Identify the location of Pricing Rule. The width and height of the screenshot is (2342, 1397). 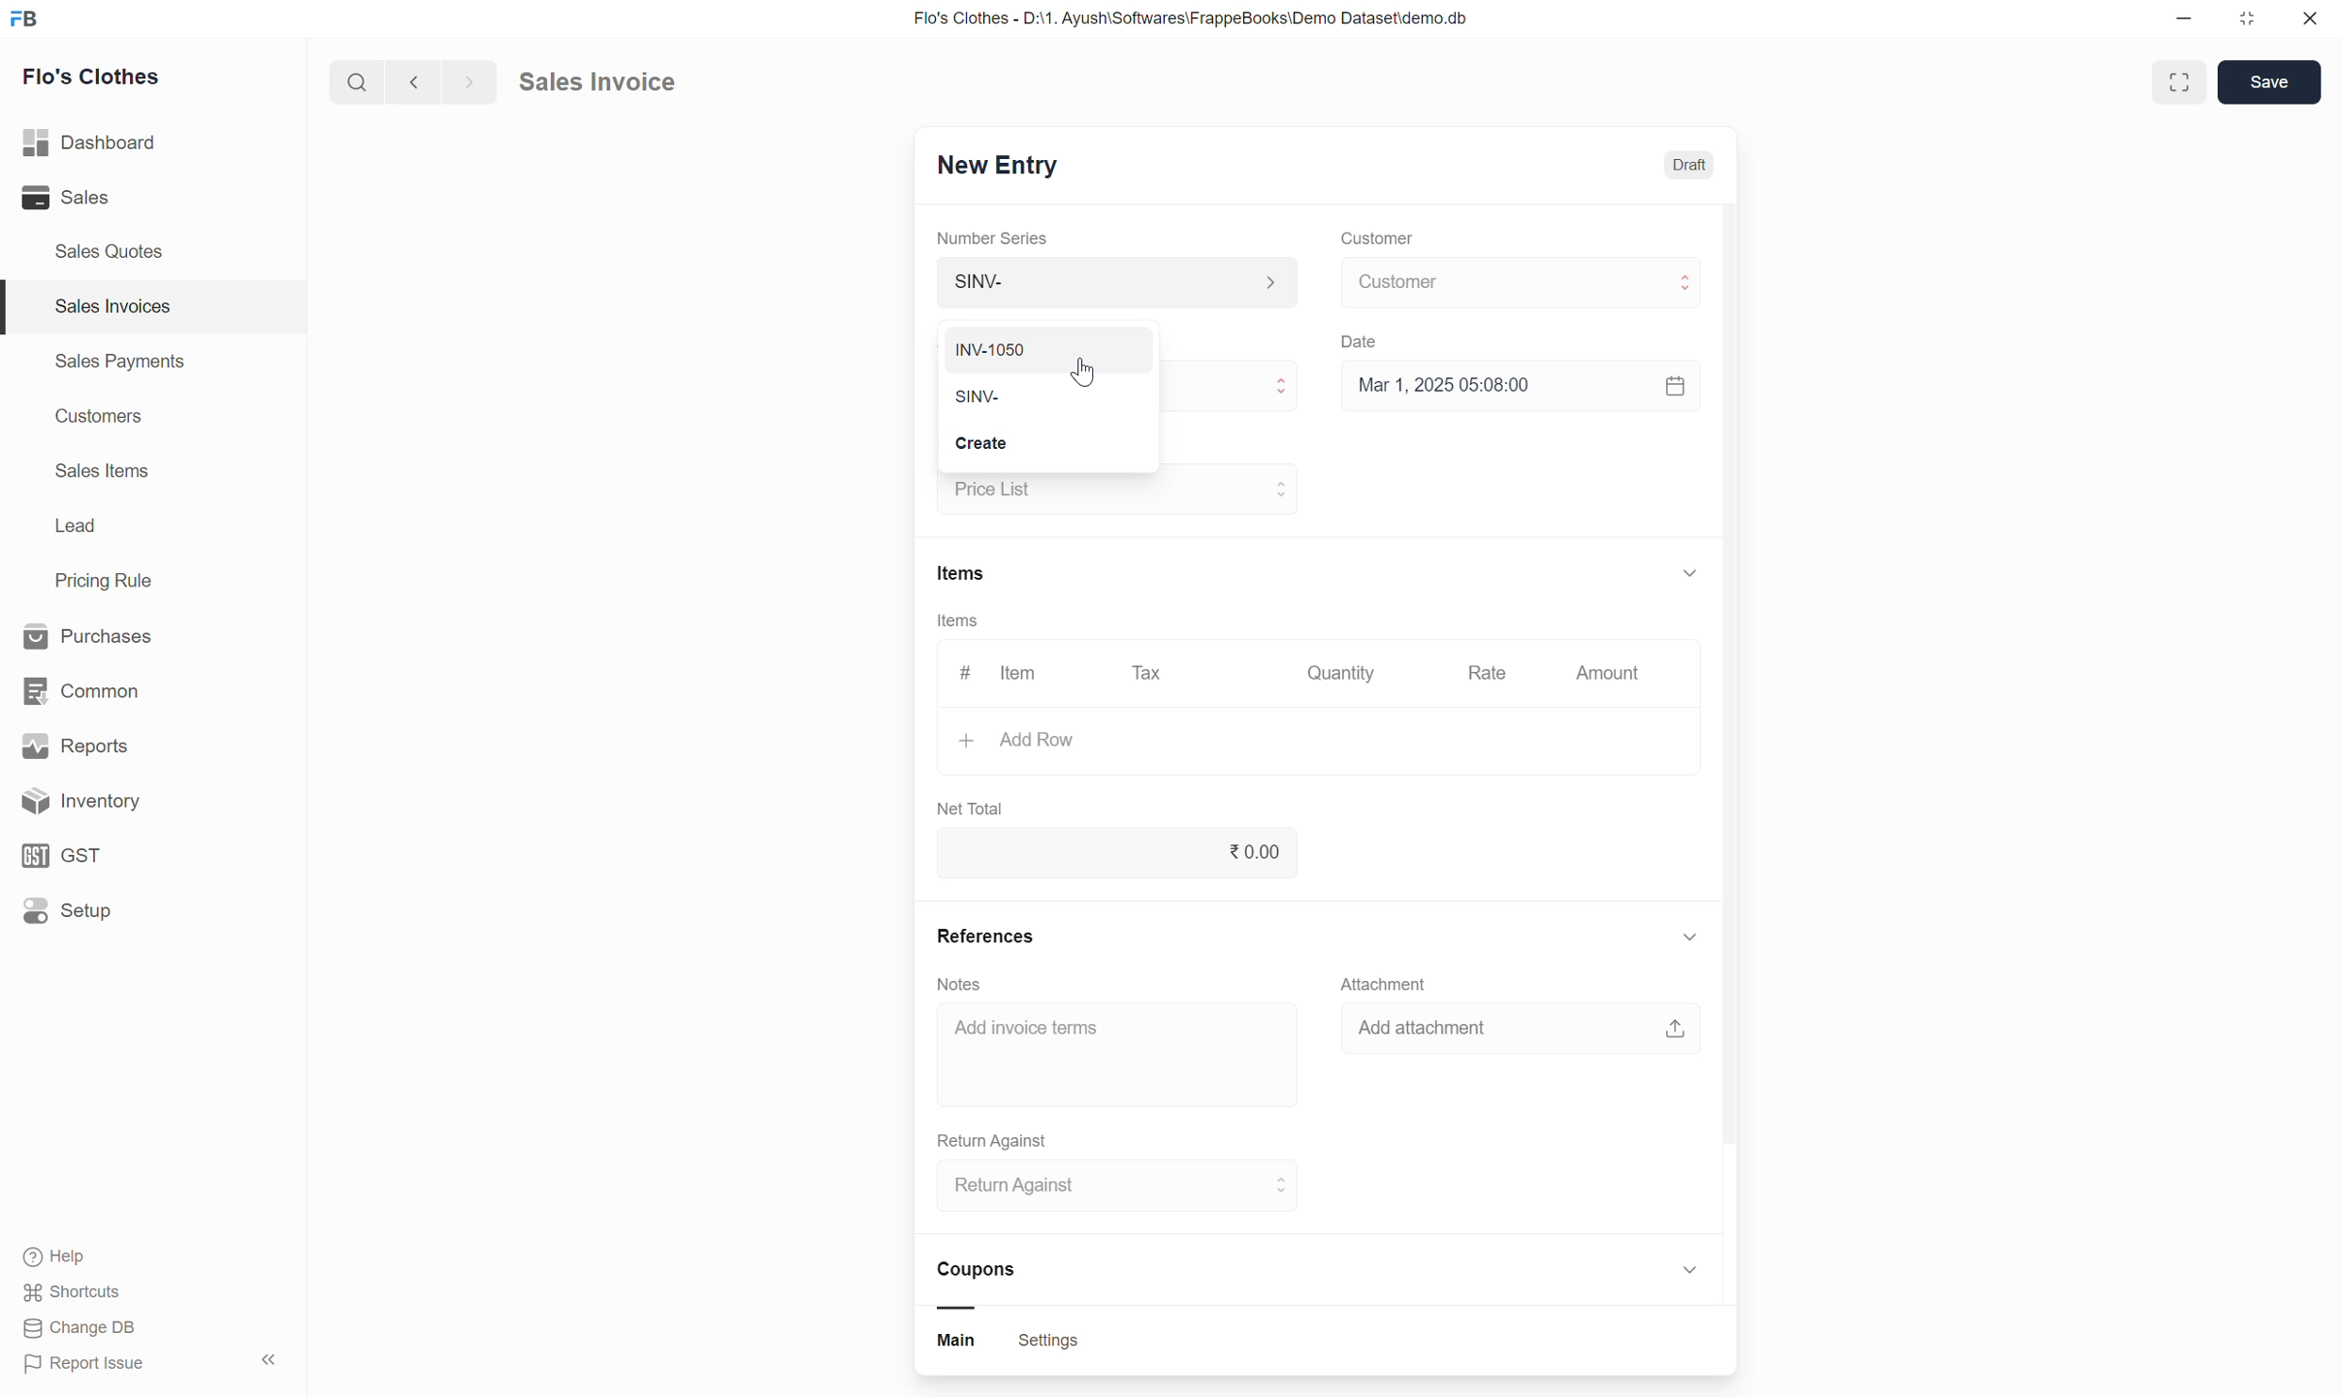
(106, 581).